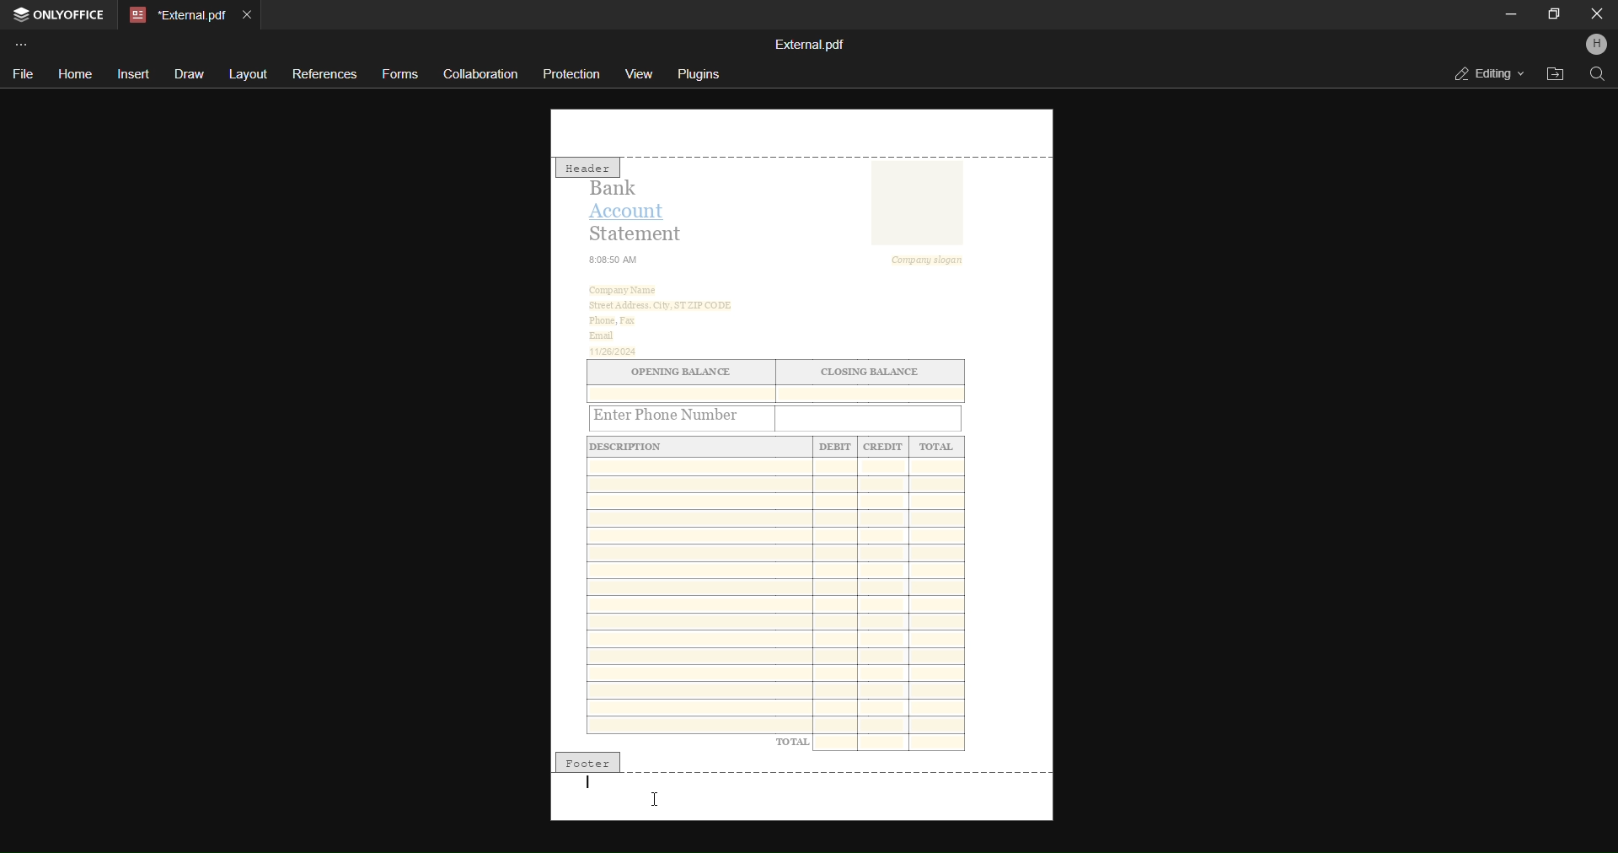 This screenshot has height=853, width=1618. What do you see at coordinates (792, 741) in the screenshot?
I see `TOTAL ` at bounding box center [792, 741].